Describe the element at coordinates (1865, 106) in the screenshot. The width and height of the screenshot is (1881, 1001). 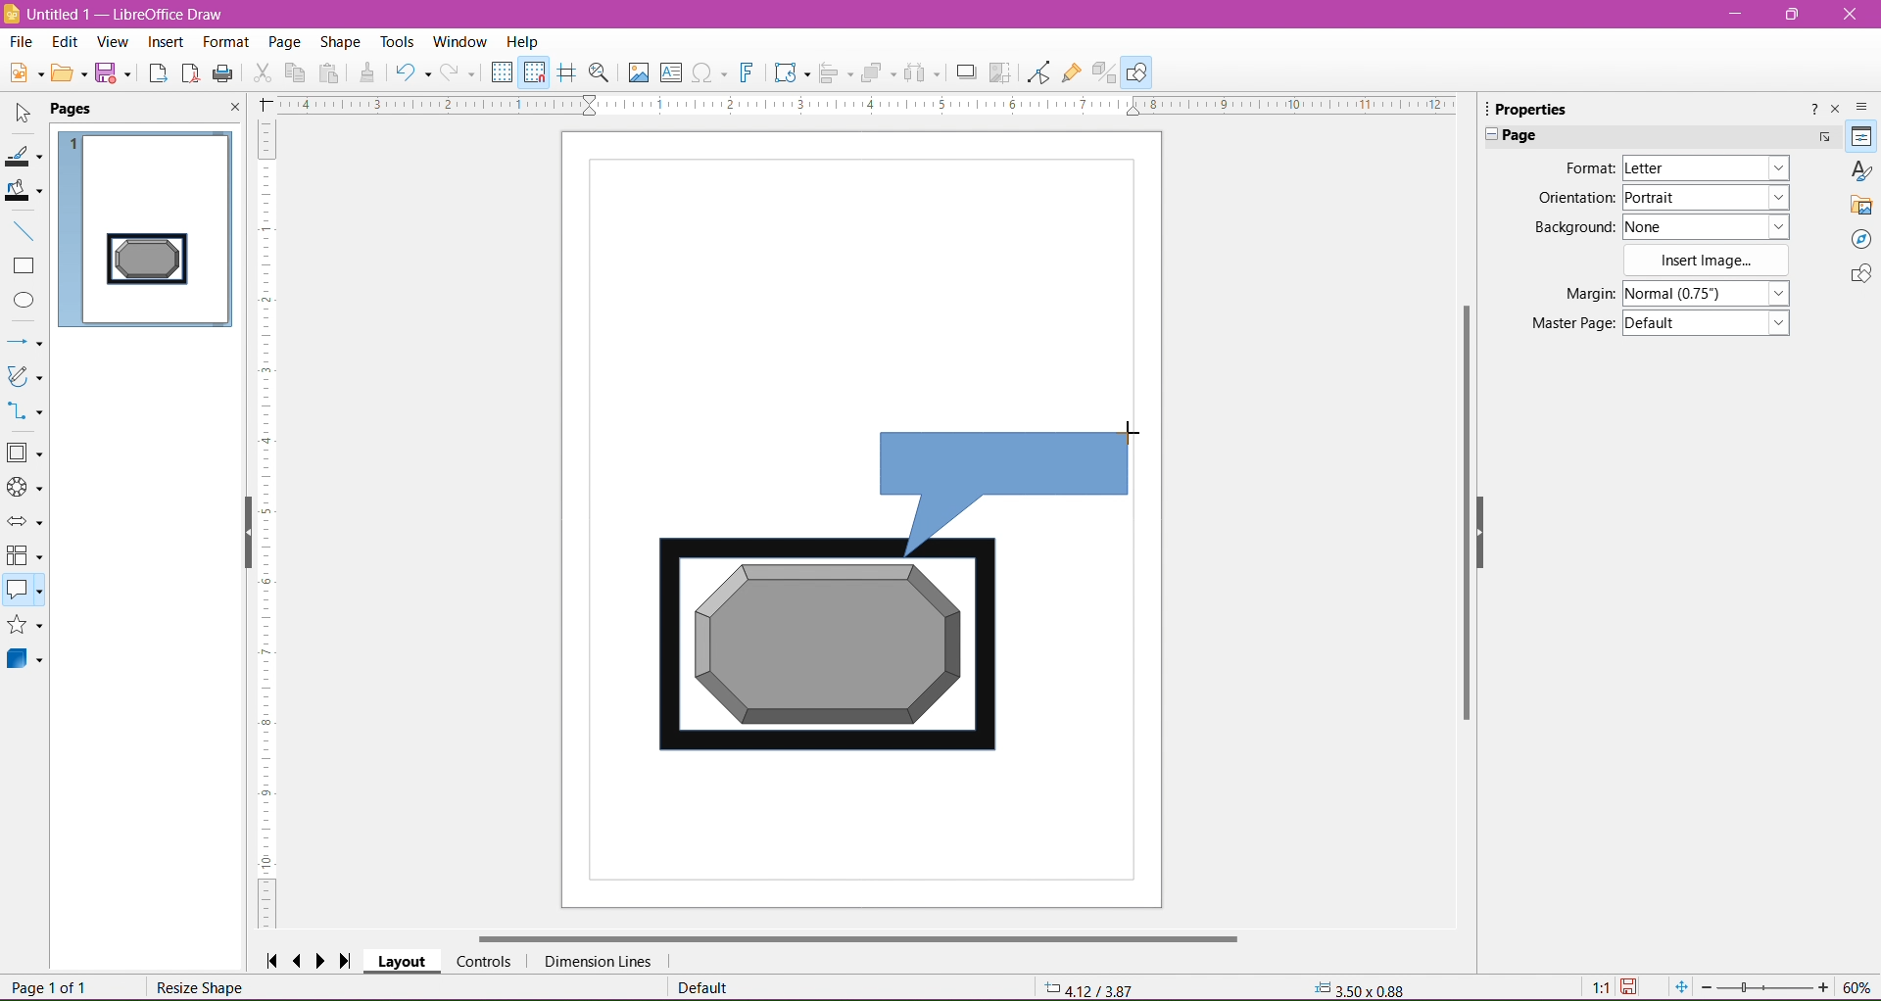
I see `Sidebar settings` at that location.